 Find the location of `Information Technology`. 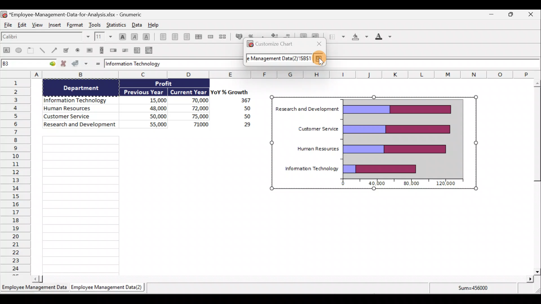

Information Technology is located at coordinates (78, 99).